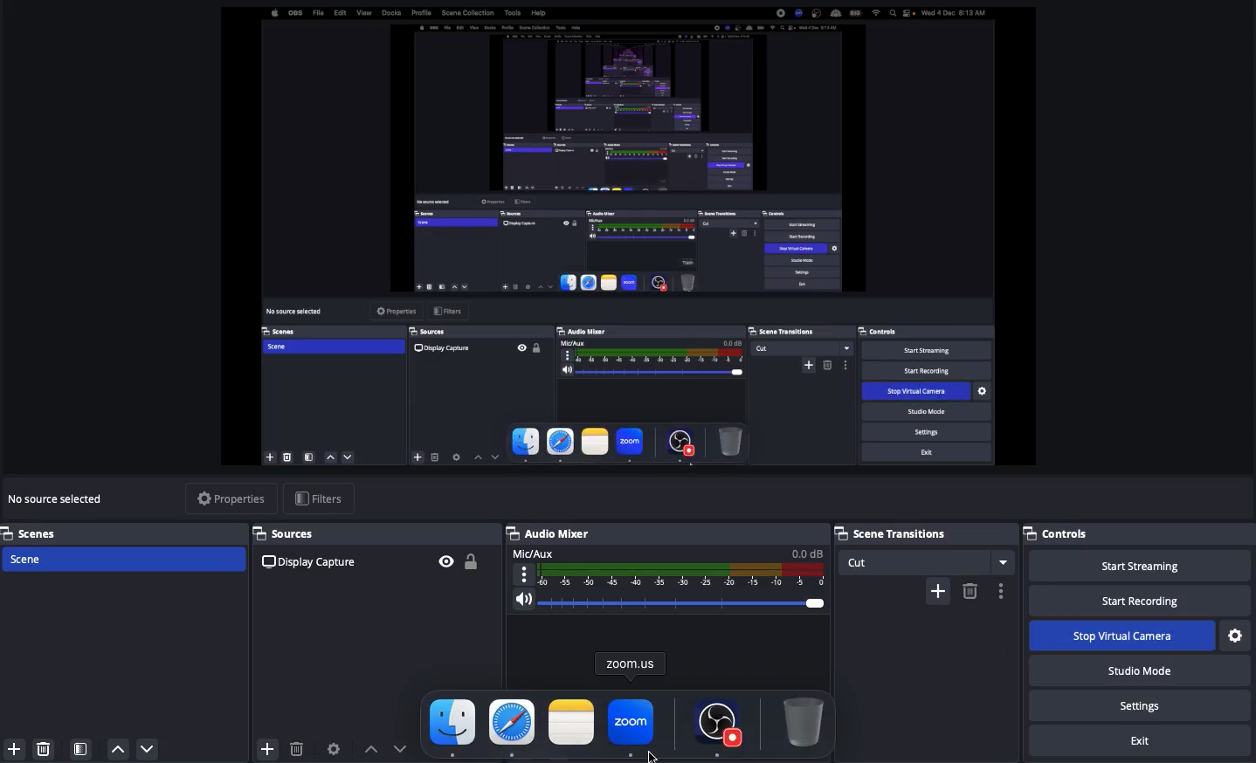 This screenshot has height=763, width=1256. What do you see at coordinates (321, 499) in the screenshot?
I see `Filters` at bounding box center [321, 499].